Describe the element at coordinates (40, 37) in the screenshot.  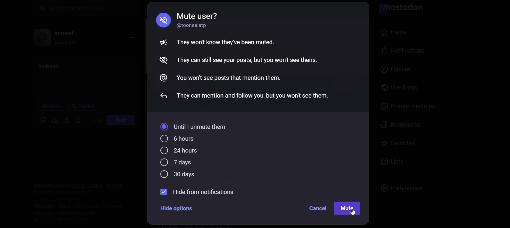
I see `profile picture` at that location.